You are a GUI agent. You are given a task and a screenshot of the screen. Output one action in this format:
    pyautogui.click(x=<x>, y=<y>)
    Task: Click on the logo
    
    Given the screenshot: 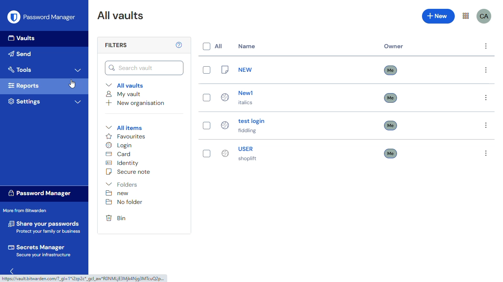 What is the action you would take?
    pyautogui.click(x=14, y=17)
    